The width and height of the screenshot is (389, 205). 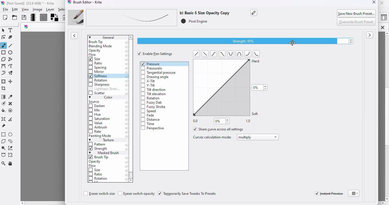 What do you see at coordinates (374, 3) in the screenshot?
I see `close` at bounding box center [374, 3].